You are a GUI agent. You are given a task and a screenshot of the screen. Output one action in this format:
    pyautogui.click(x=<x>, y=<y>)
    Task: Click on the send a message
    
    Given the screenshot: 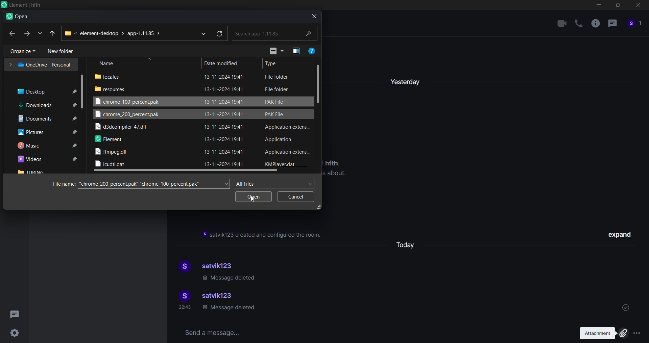 What is the action you would take?
    pyautogui.click(x=370, y=332)
    